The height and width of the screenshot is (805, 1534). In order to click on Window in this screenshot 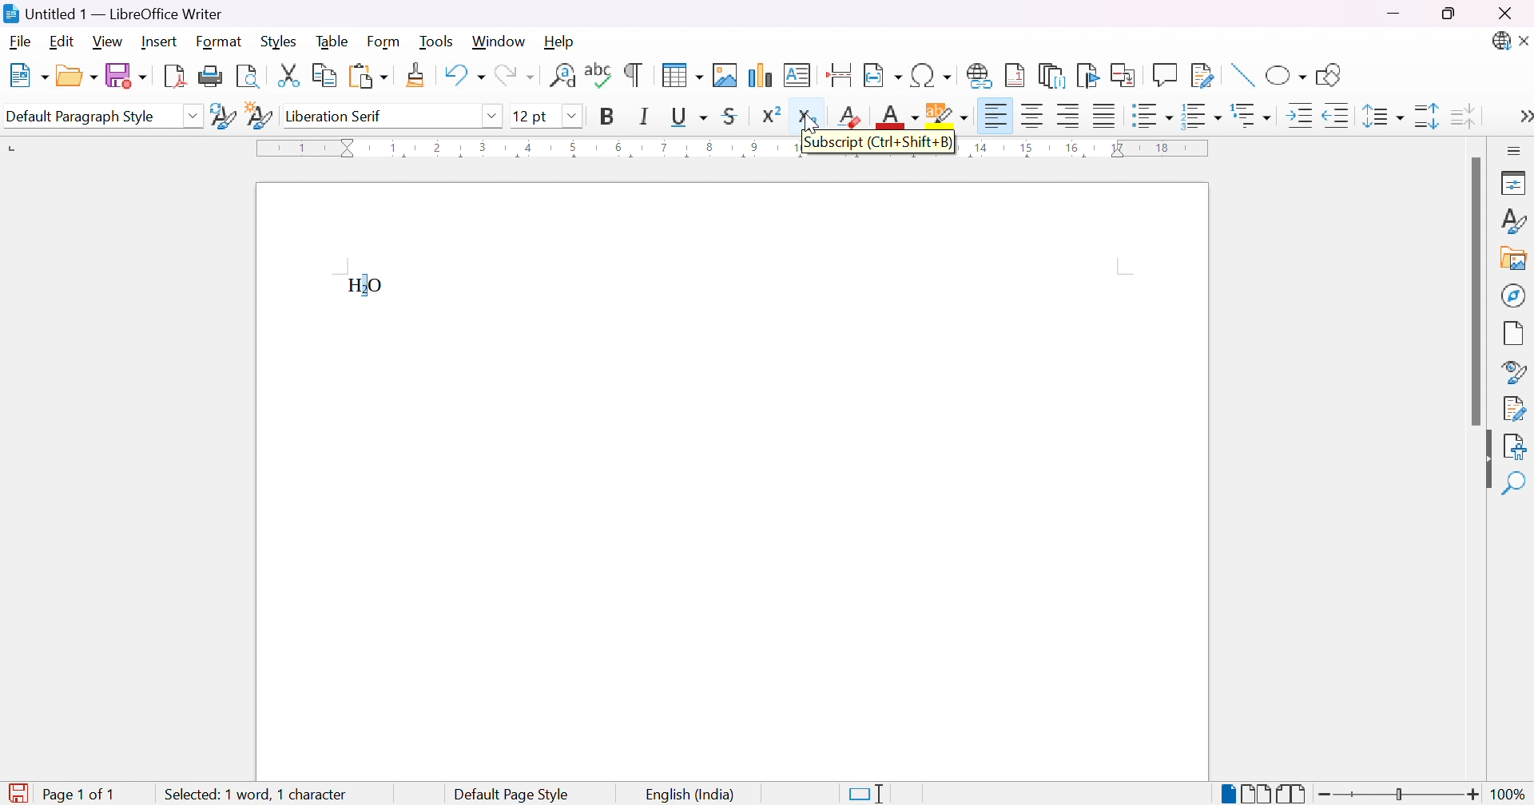, I will do `click(499, 42)`.